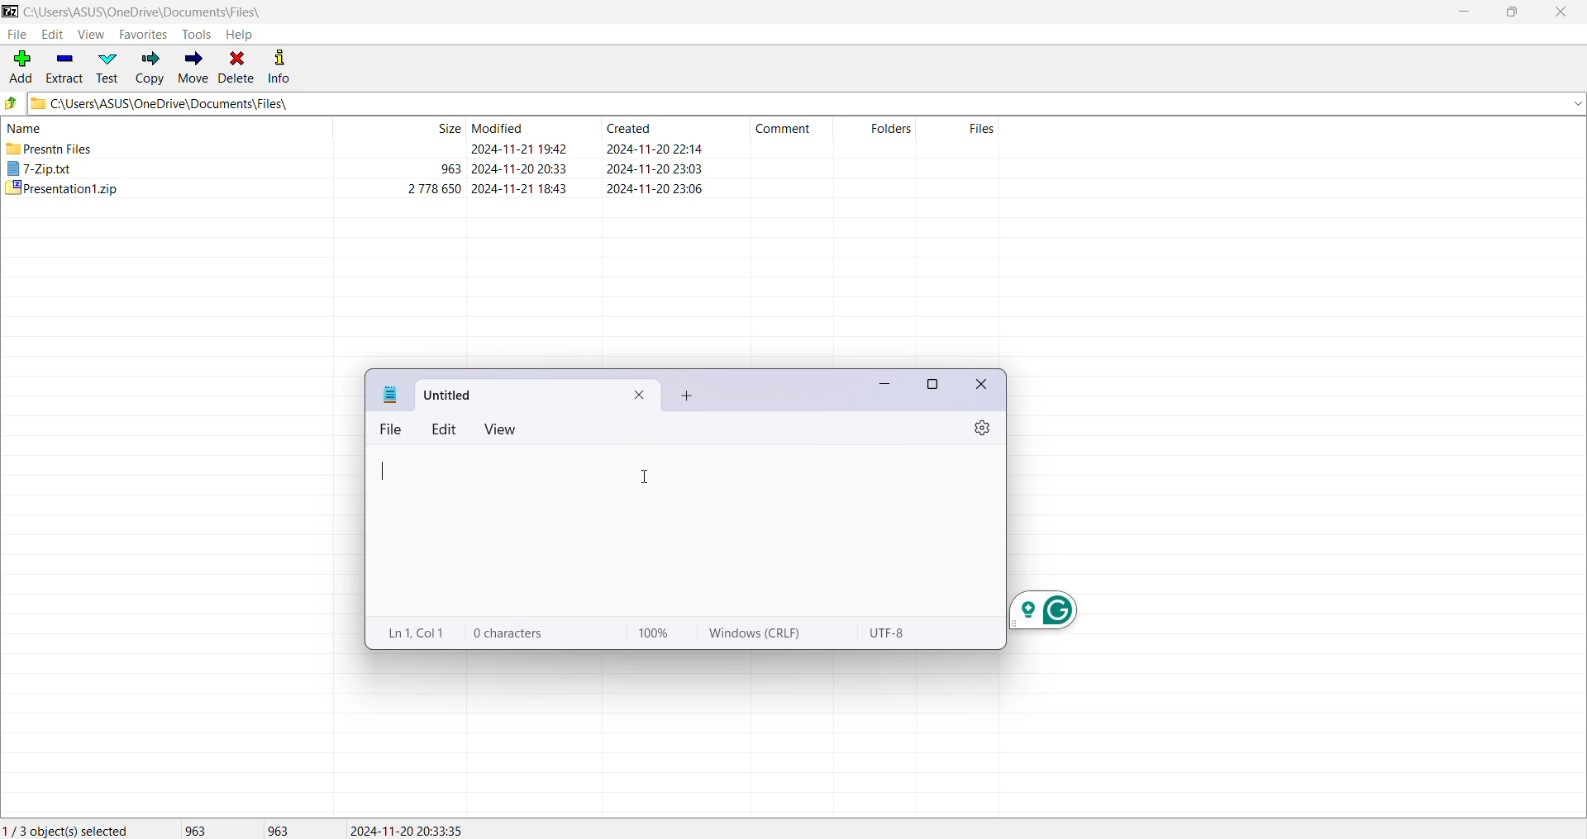 The width and height of the screenshot is (1587, 839). What do you see at coordinates (520, 149) in the screenshot?
I see `modified date & time` at bounding box center [520, 149].